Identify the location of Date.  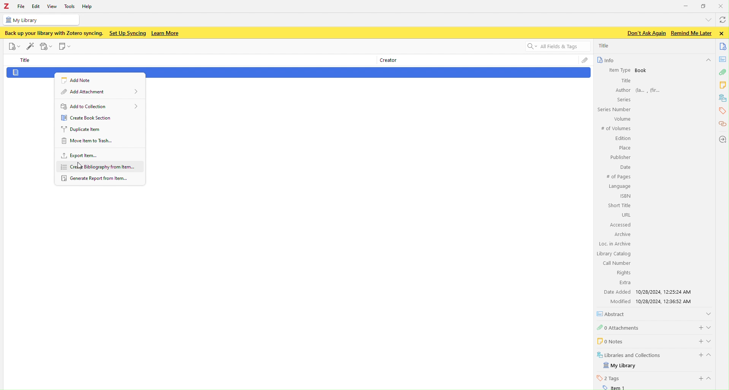
(624, 168).